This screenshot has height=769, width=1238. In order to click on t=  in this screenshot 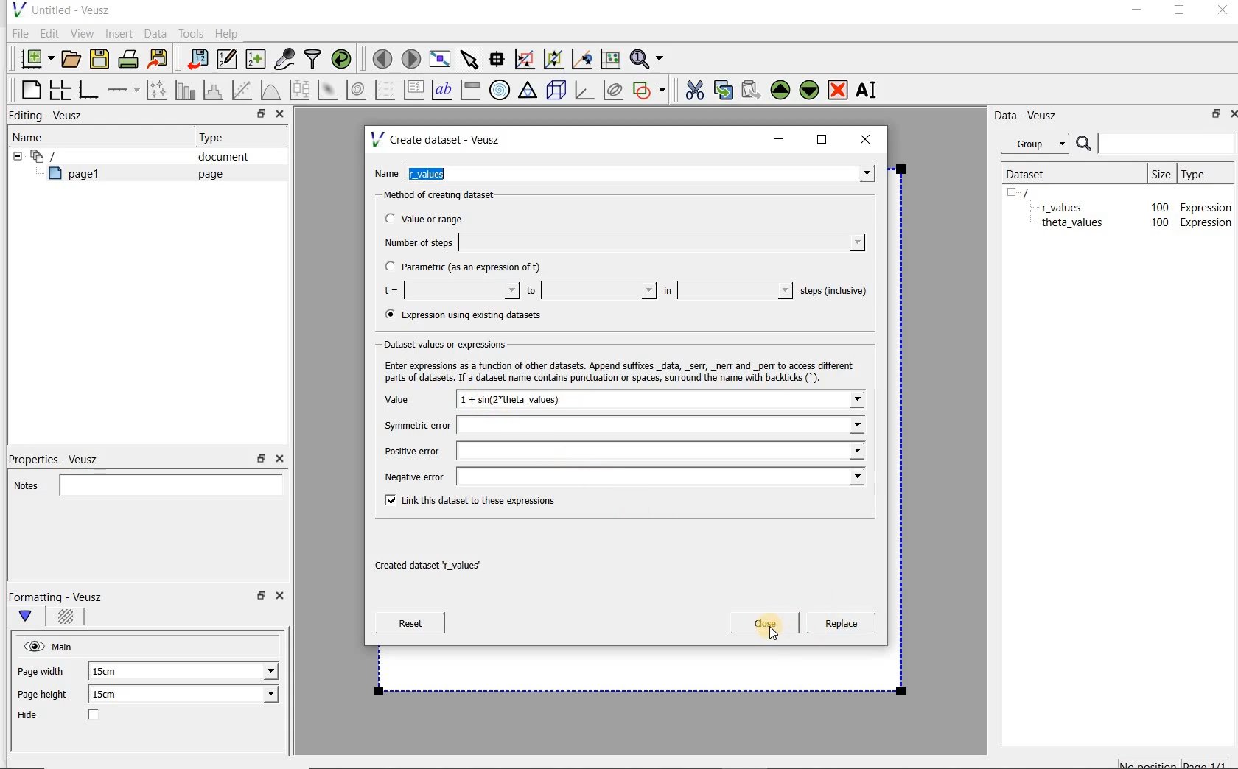, I will do `click(448, 291)`.